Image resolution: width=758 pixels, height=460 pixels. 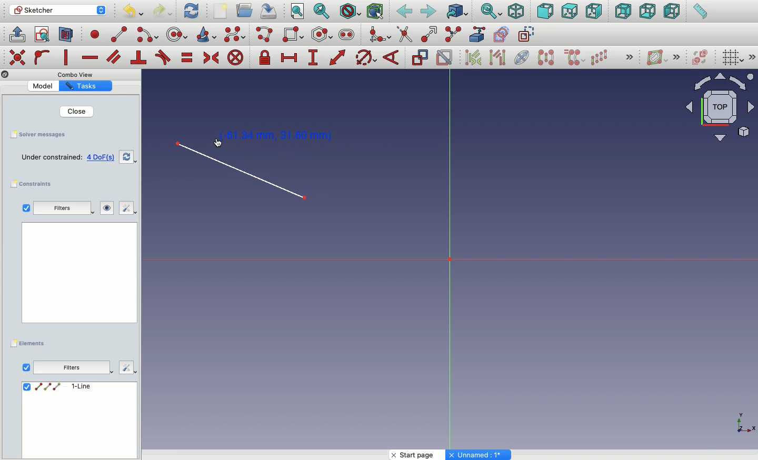 What do you see at coordinates (600, 57) in the screenshot?
I see `Rectangular array` at bounding box center [600, 57].